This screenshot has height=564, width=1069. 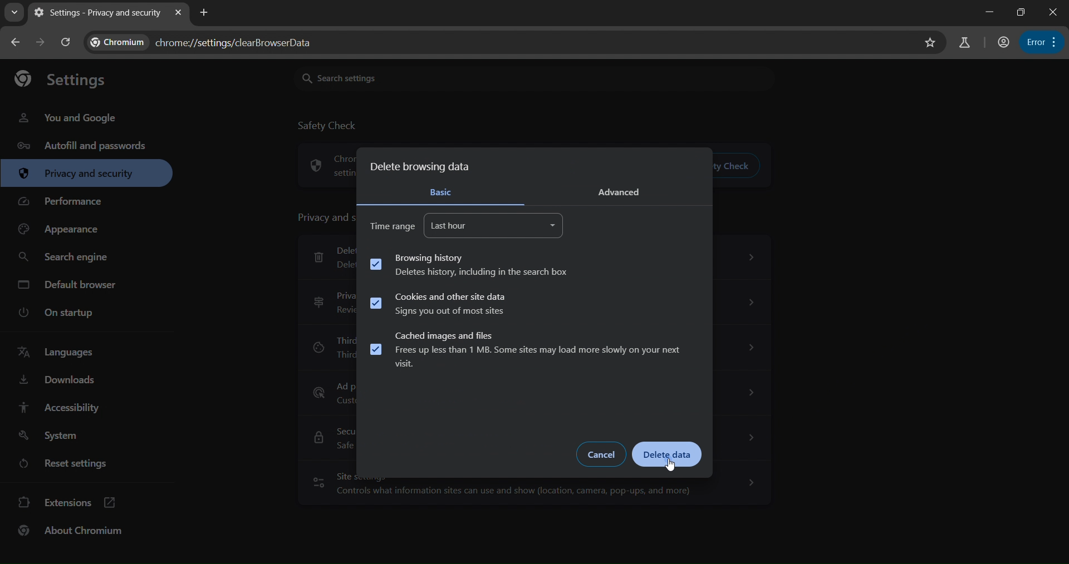 What do you see at coordinates (58, 350) in the screenshot?
I see `languages` at bounding box center [58, 350].